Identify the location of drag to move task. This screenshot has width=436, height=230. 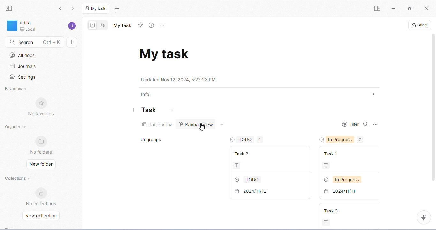
(134, 111).